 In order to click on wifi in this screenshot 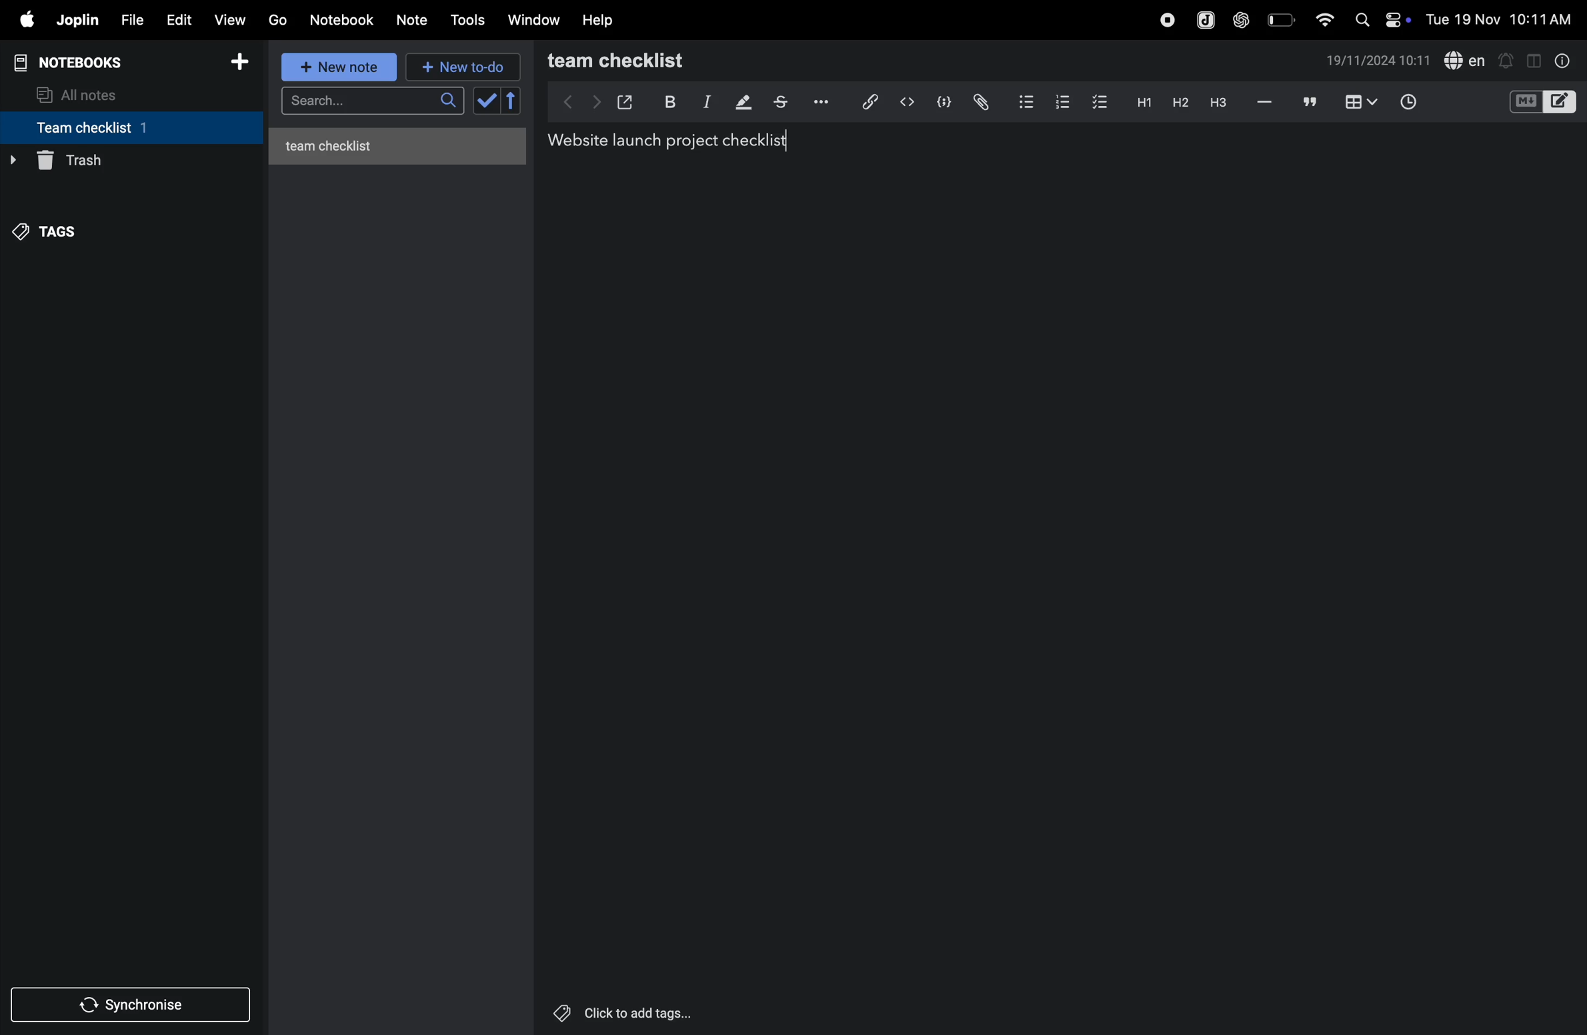, I will do `click(1320, 19)`.